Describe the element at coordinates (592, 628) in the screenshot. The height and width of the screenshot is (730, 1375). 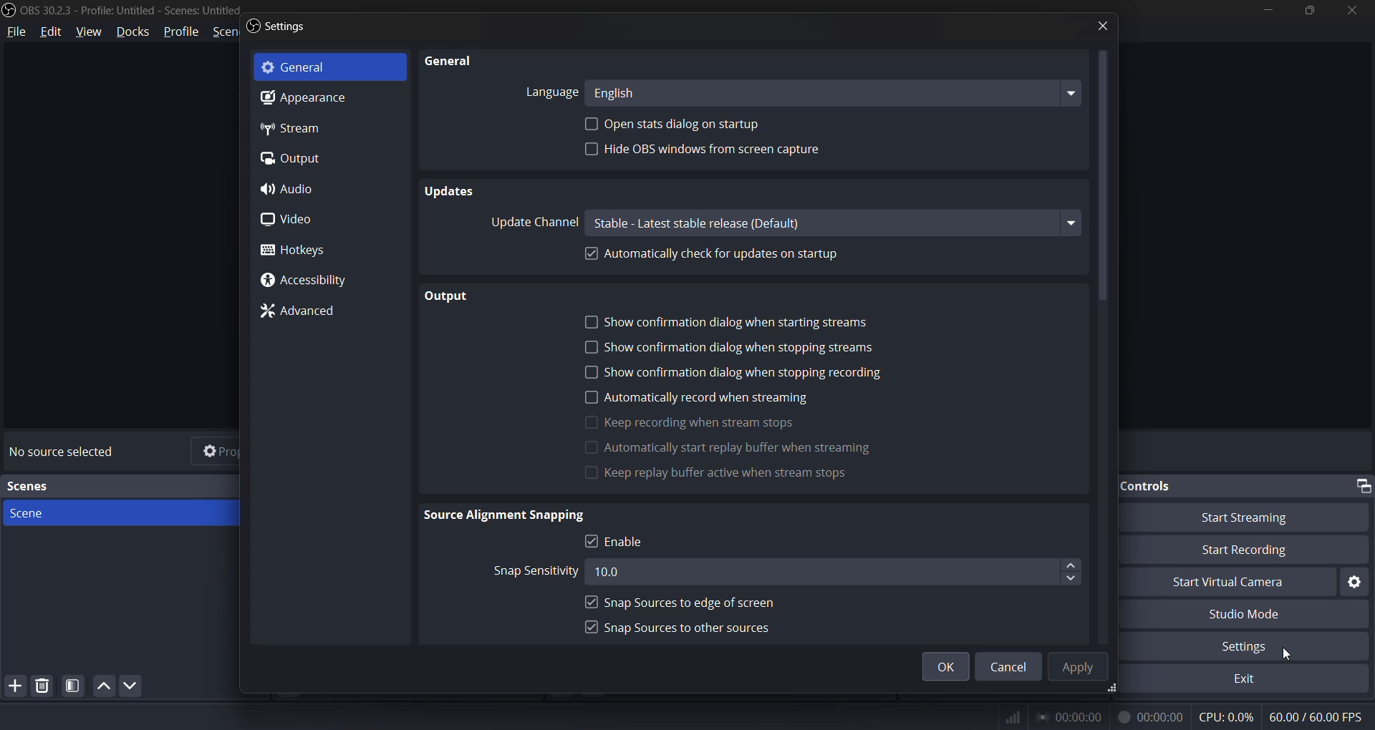
I see `checkbox` at that location.